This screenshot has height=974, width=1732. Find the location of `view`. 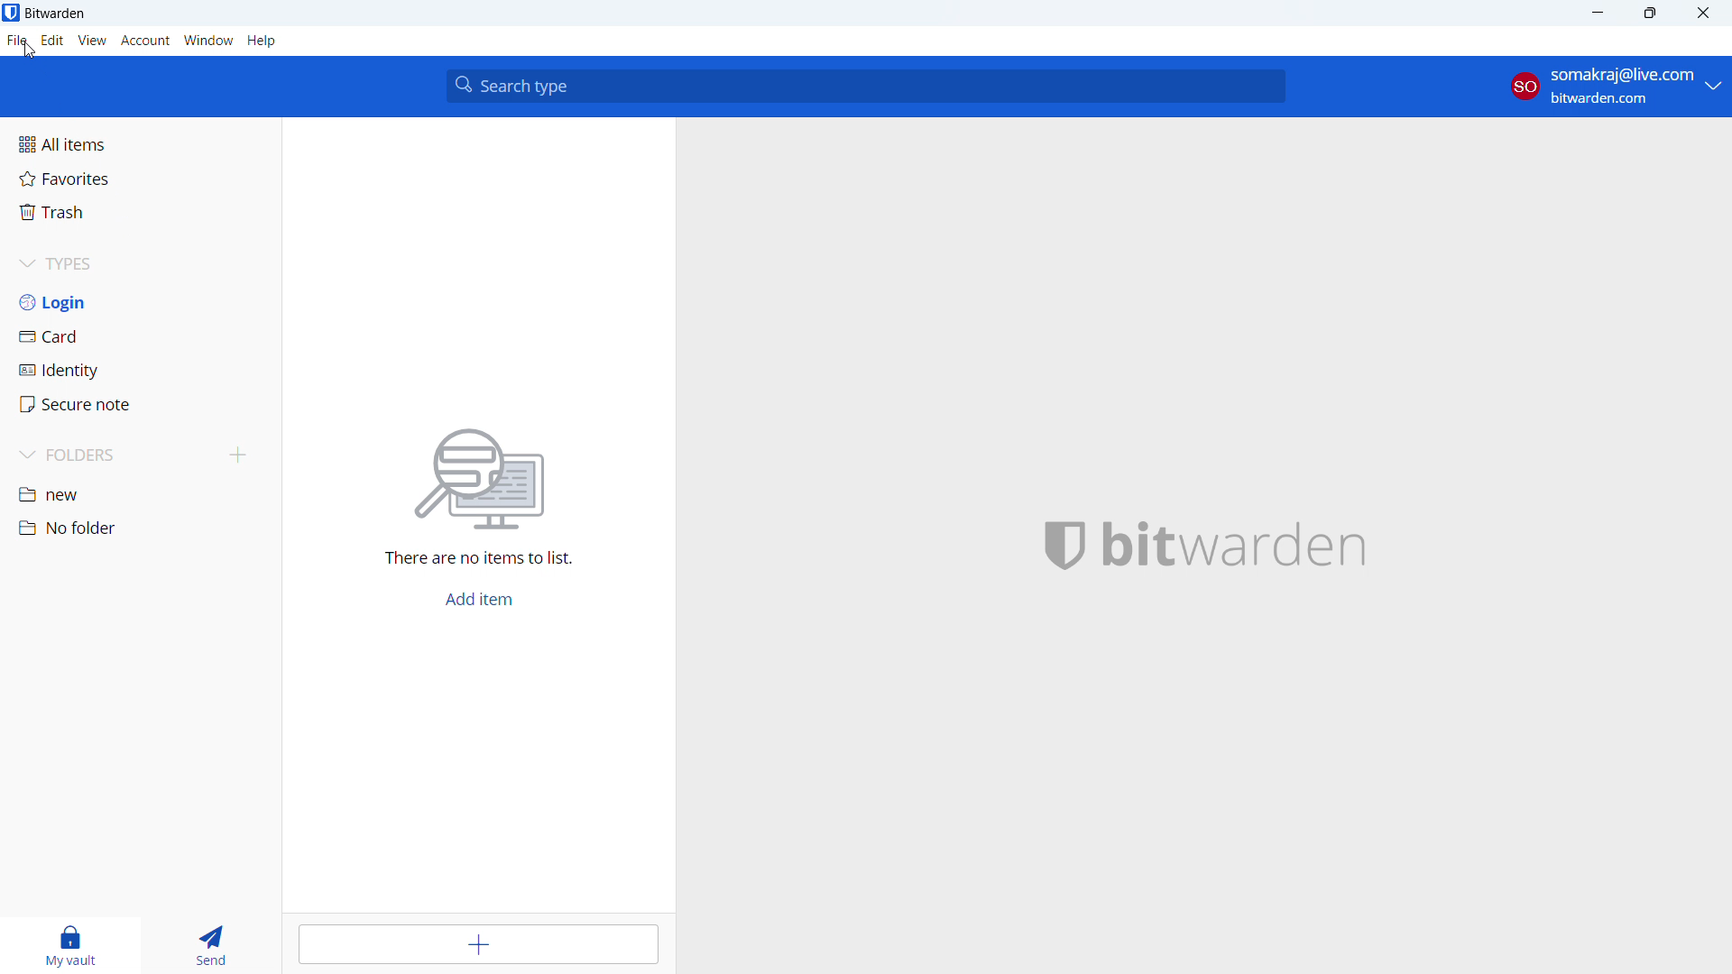

view is located at coordinates (91, 41).